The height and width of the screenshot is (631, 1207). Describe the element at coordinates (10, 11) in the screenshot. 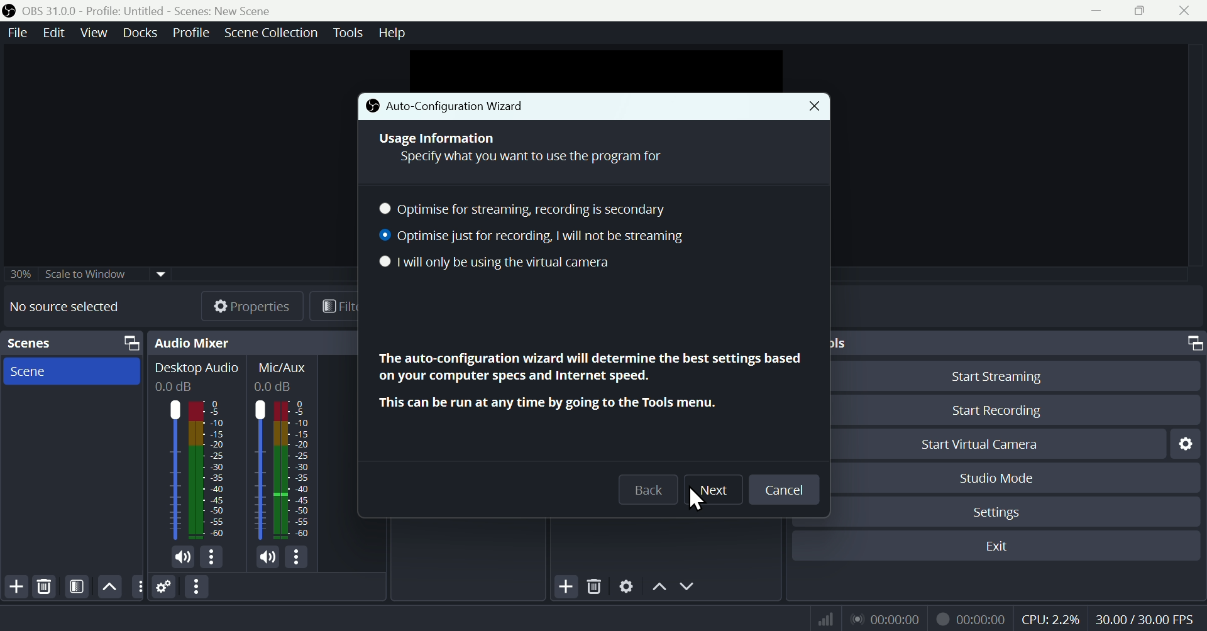

I see `icon` at that location.